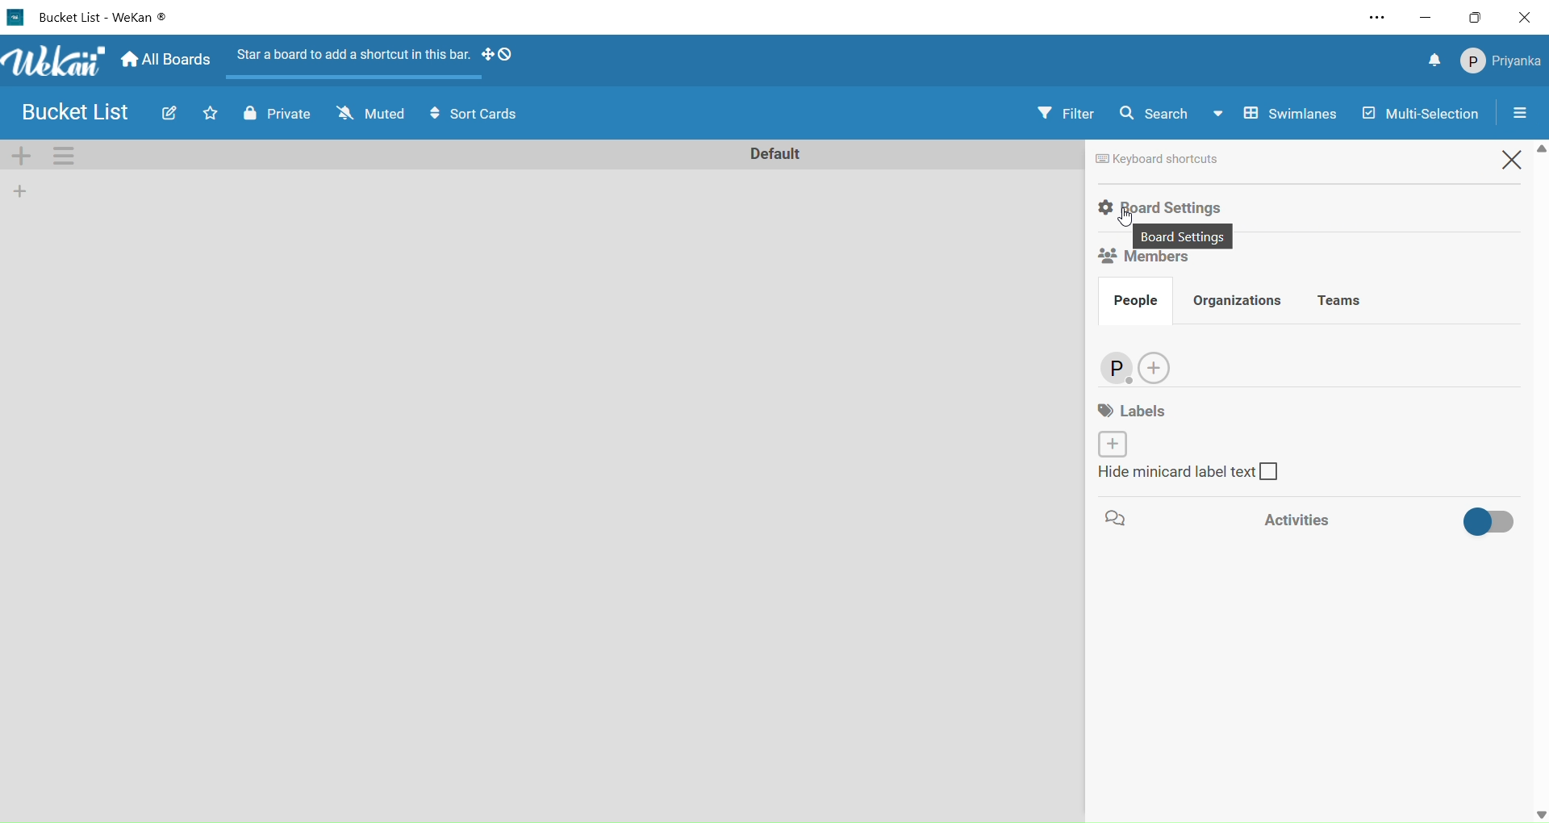  What do you see at coordinates (1125, 411) in the screenshot?
I see `labels` at bounding box center [1125, 411].